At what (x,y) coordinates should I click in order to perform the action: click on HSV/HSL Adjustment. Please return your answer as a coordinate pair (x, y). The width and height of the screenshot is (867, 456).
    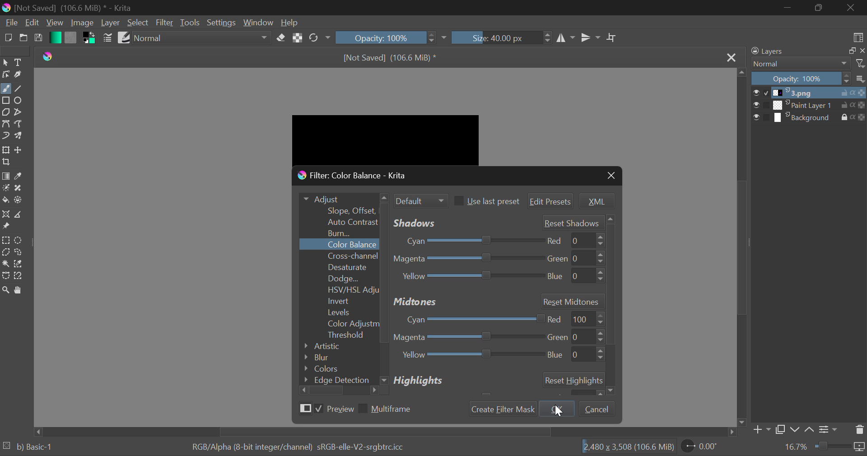
    Looking at the image, I should click on (340, 289).